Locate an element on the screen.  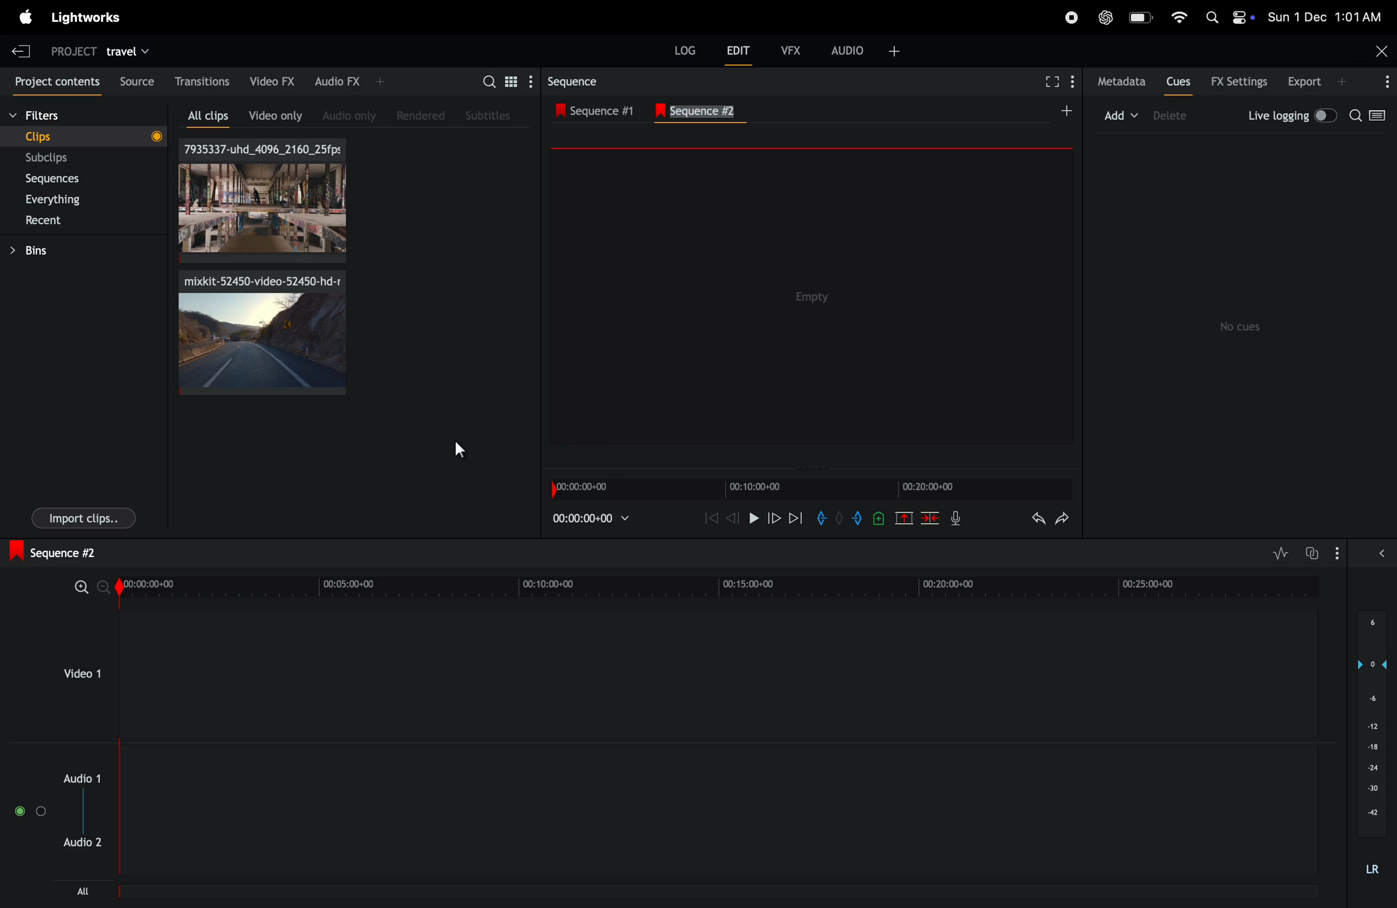
Audio 1 is located at coordinates (85, 774).